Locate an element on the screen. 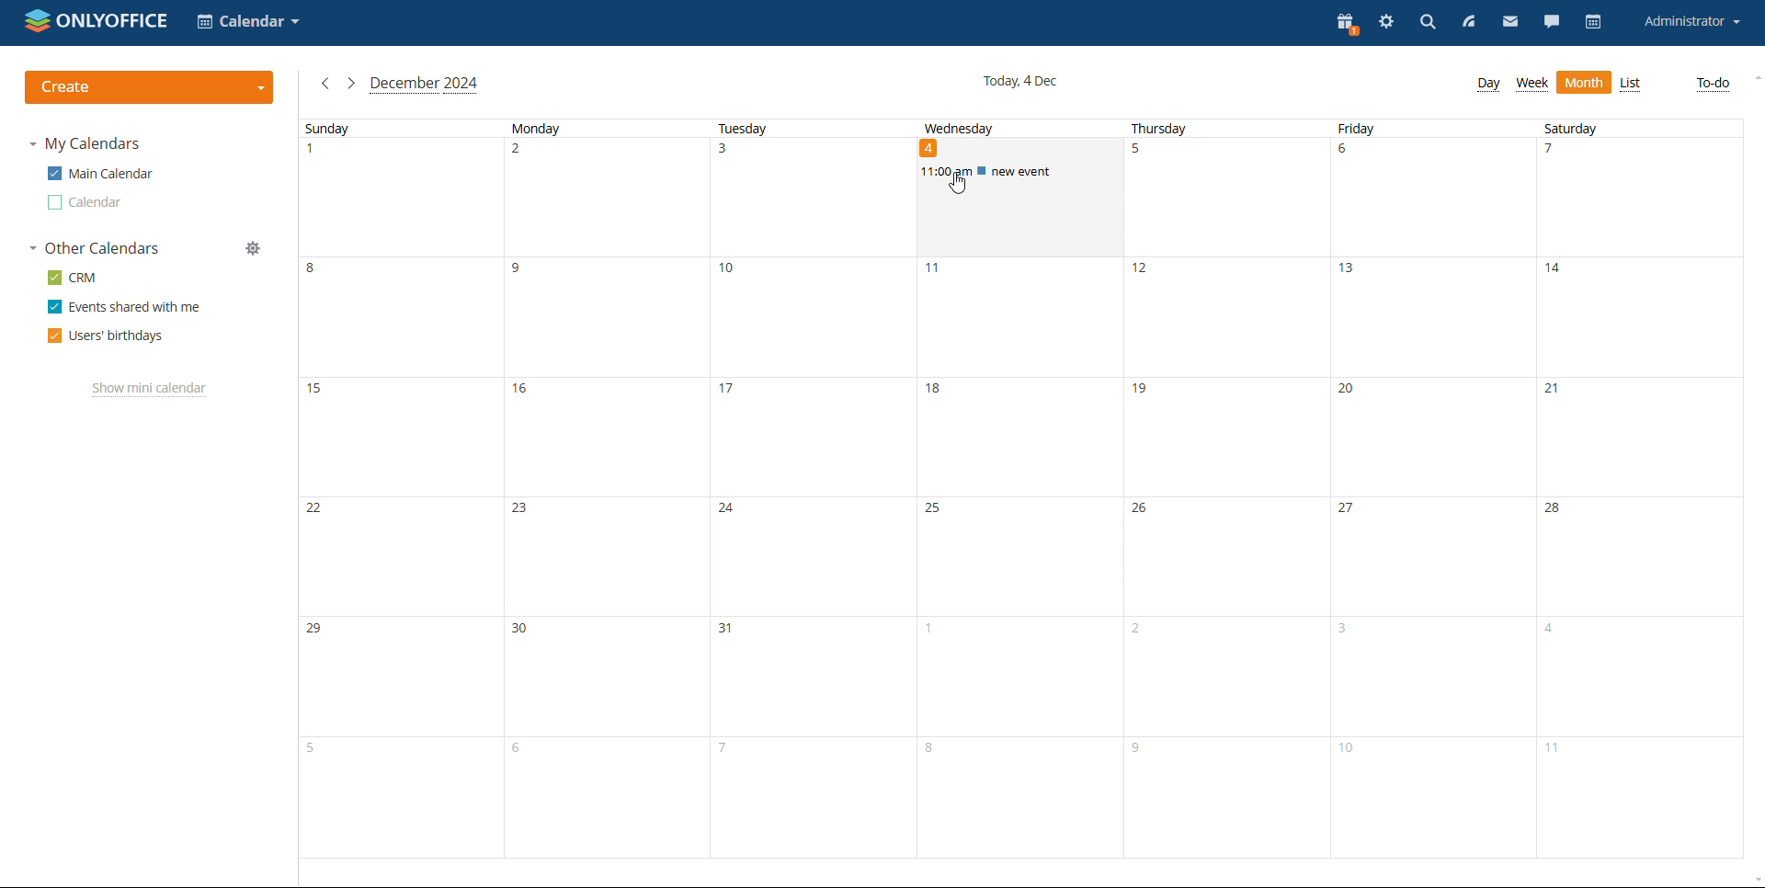 This screenshot has width=1765, height=888. current date is located at coordinates (1020, 82).